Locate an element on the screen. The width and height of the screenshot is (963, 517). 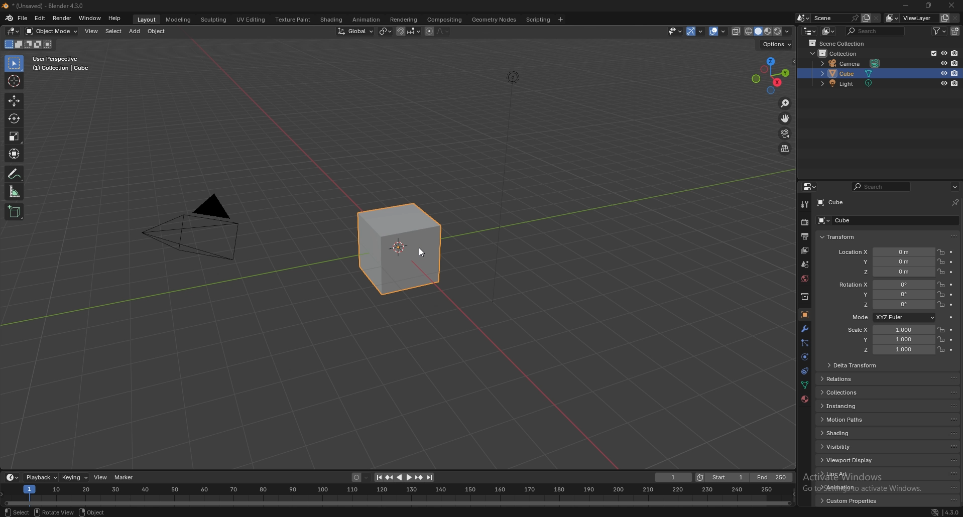
sculpting is located at coordinates (214, 20).